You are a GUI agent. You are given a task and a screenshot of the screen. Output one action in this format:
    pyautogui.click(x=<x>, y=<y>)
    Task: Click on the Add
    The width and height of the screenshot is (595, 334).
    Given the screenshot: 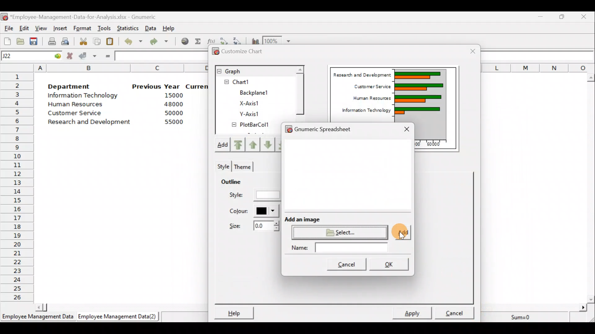 What is the action you would take?
    pyautogui.click(x=402, y=233)
    